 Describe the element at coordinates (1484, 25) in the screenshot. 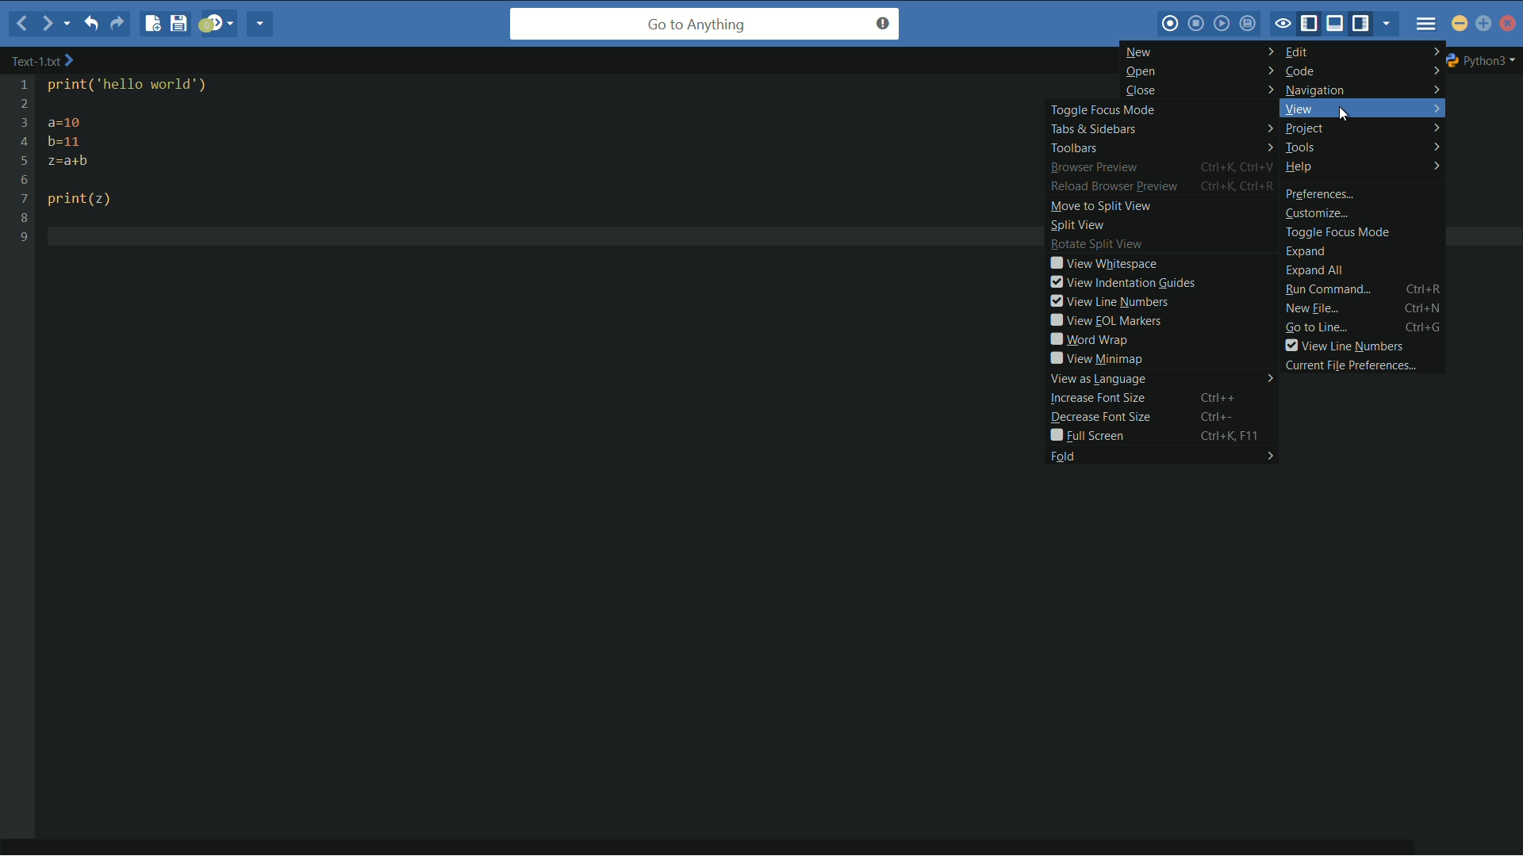

I see `maximize` at that location.